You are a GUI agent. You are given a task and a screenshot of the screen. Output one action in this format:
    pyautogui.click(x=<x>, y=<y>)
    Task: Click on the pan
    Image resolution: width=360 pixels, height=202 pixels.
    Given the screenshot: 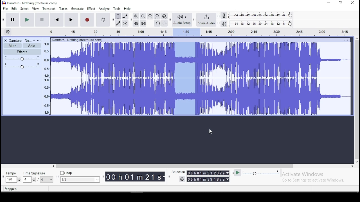 What is the action you would take?
    pyautogui.click(x=22, y=66)
    